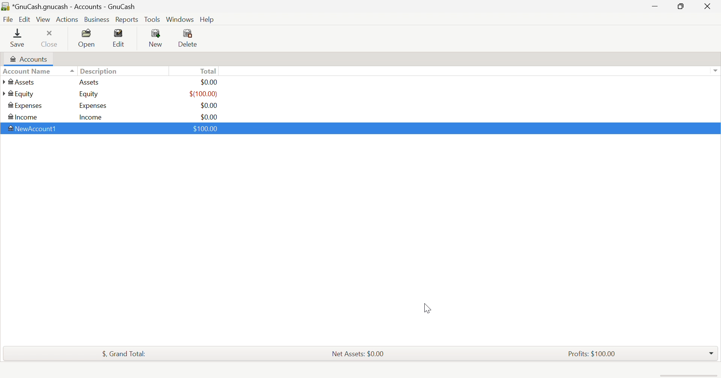 The width and height of the screenshot is (721, 378). What do you see at coordinates (34, 129) in the screenshot?
I see `NewAccount1` at bounding box center [34, 129].